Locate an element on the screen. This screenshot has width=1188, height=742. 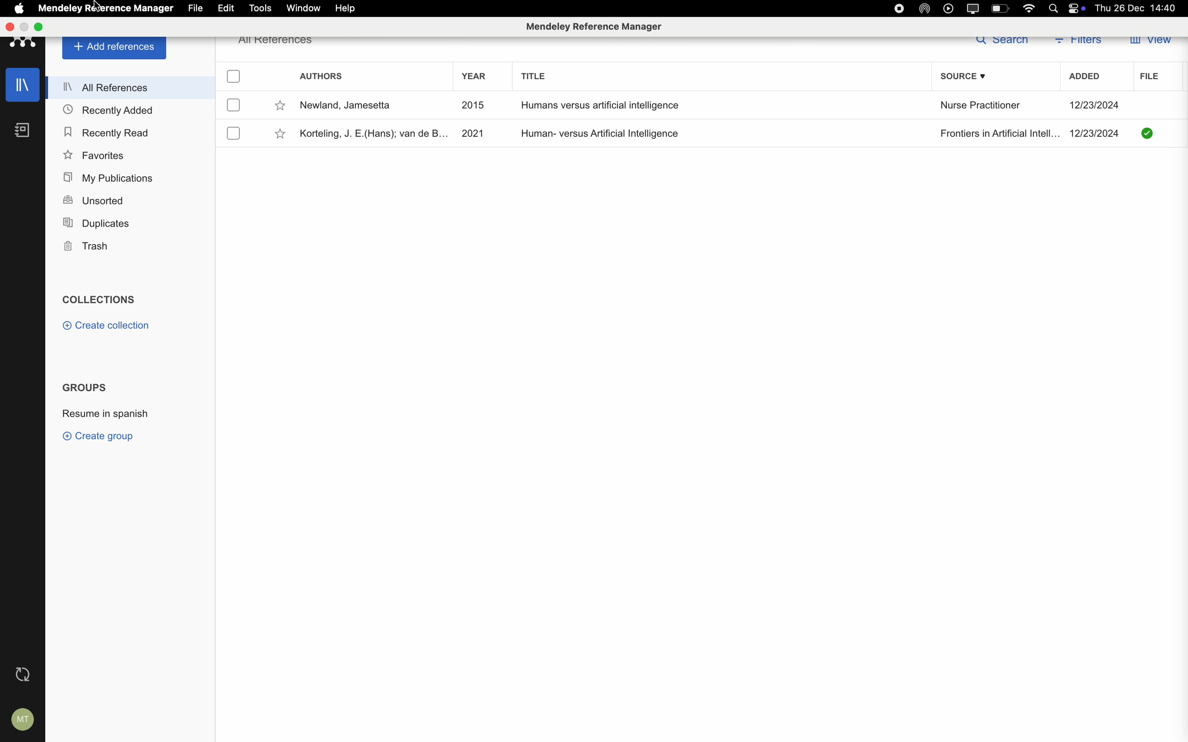
add references is located at coordinates (115, 48).